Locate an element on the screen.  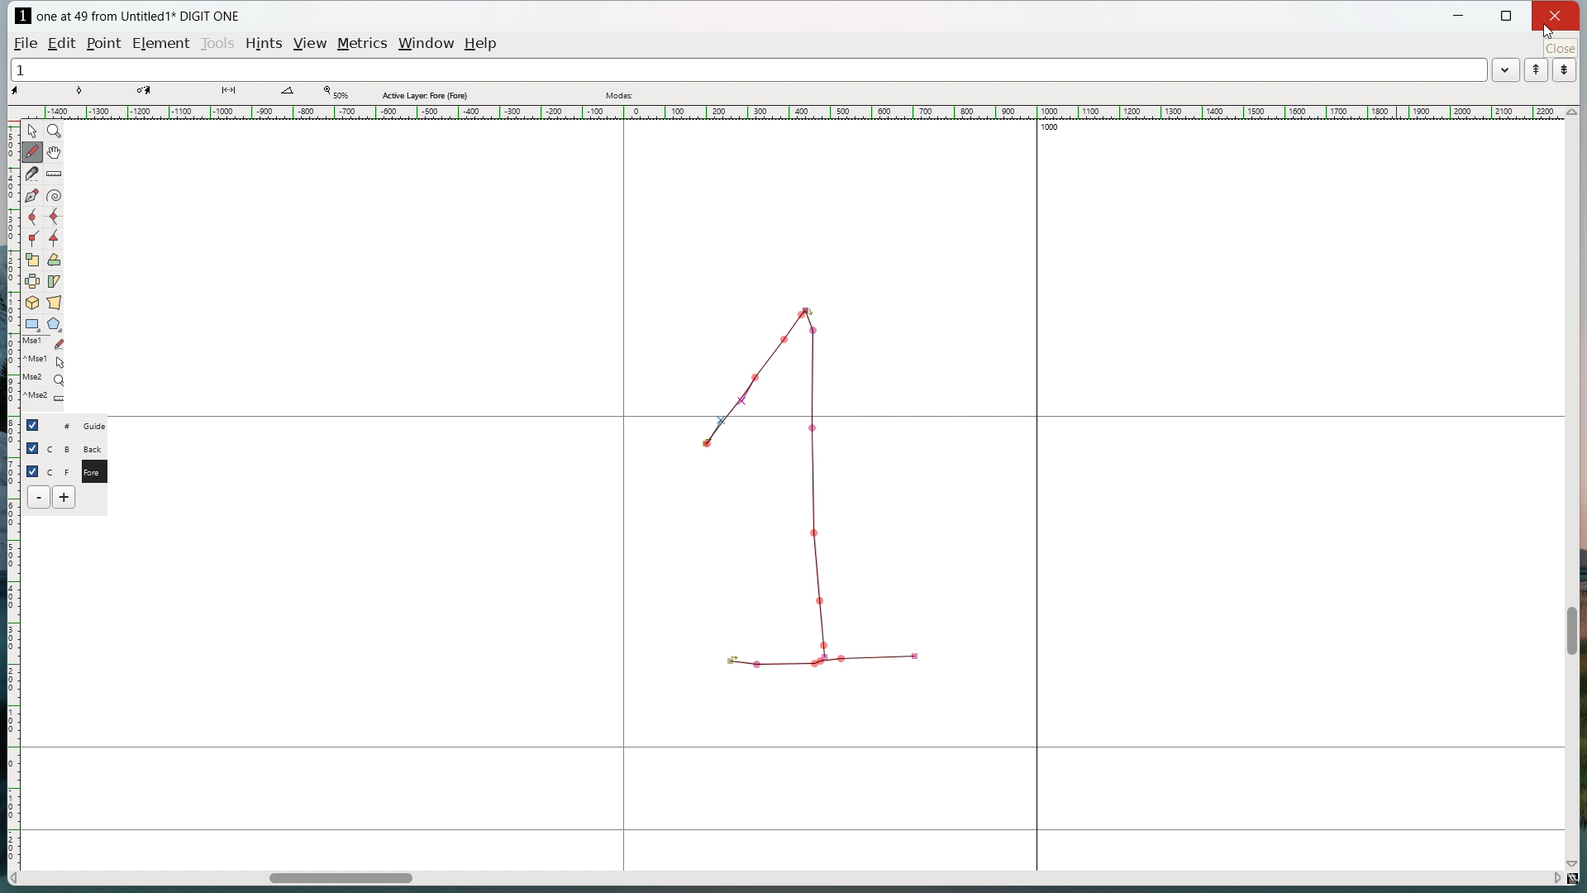
modes is located at coordinates (621, 95).